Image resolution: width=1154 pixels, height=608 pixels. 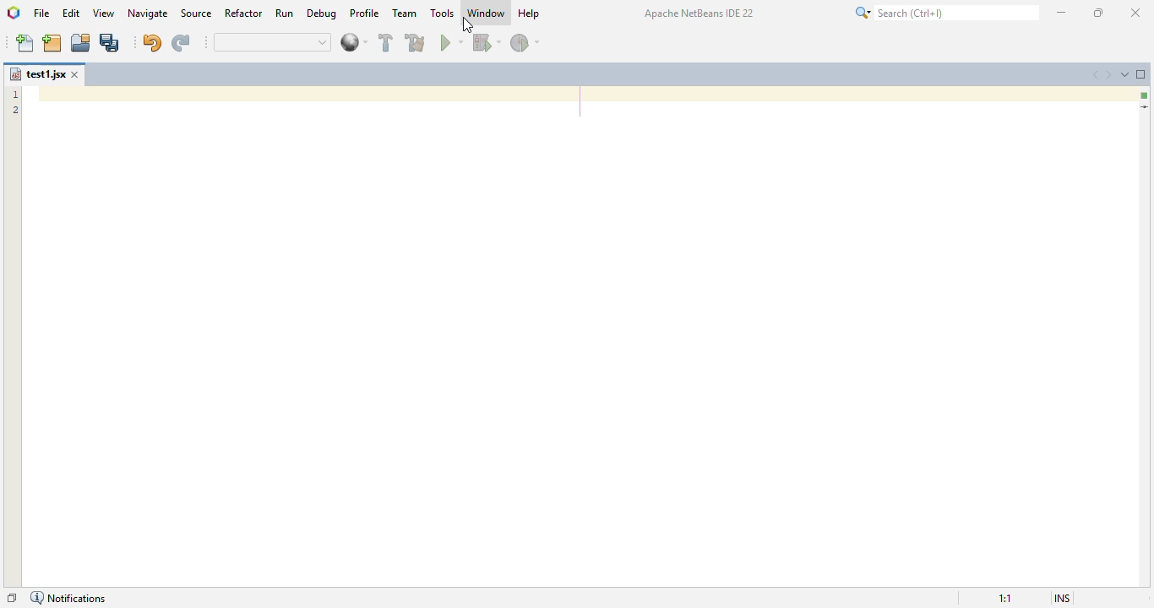 What do you see at coordinates (17, 111) in the screenshot?
I see `2` at bounding box center [17, 111].